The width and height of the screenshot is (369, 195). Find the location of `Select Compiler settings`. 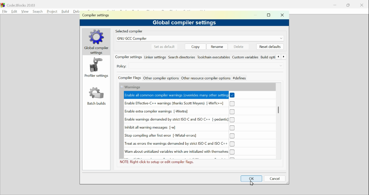

Select Compiler settings is located at coordinates (199, 67).